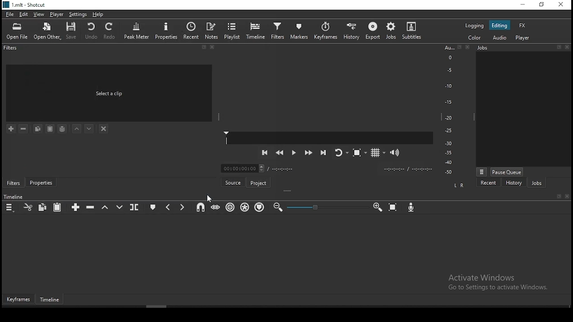  What do you see at coordinates (77, 130) in the screenshot?
I see `up` at bounding box center [77, 130].